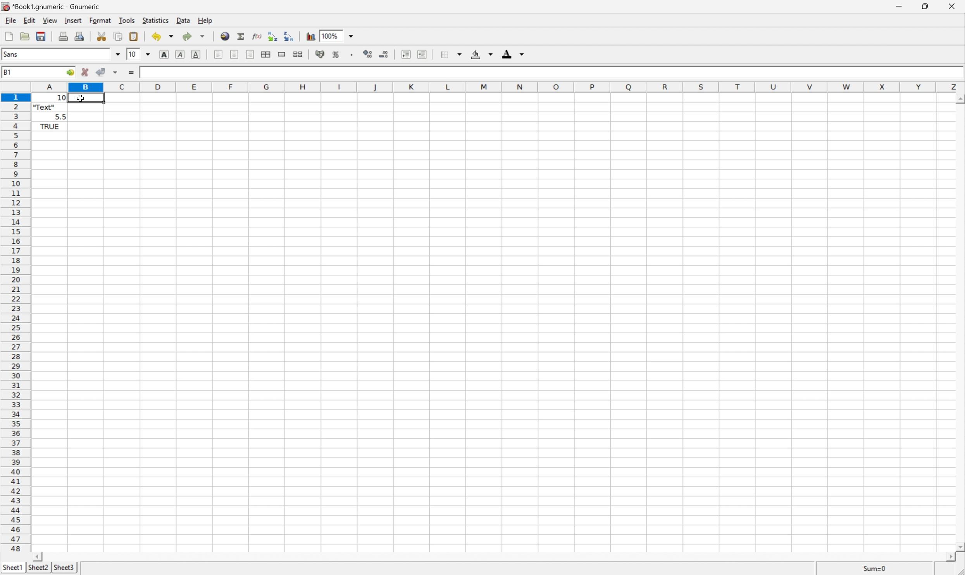 The width and height of the screenshot is (965, 575). Describe the element at coordinates (163, 35) in the screenshot. I see `Undo` at that location.